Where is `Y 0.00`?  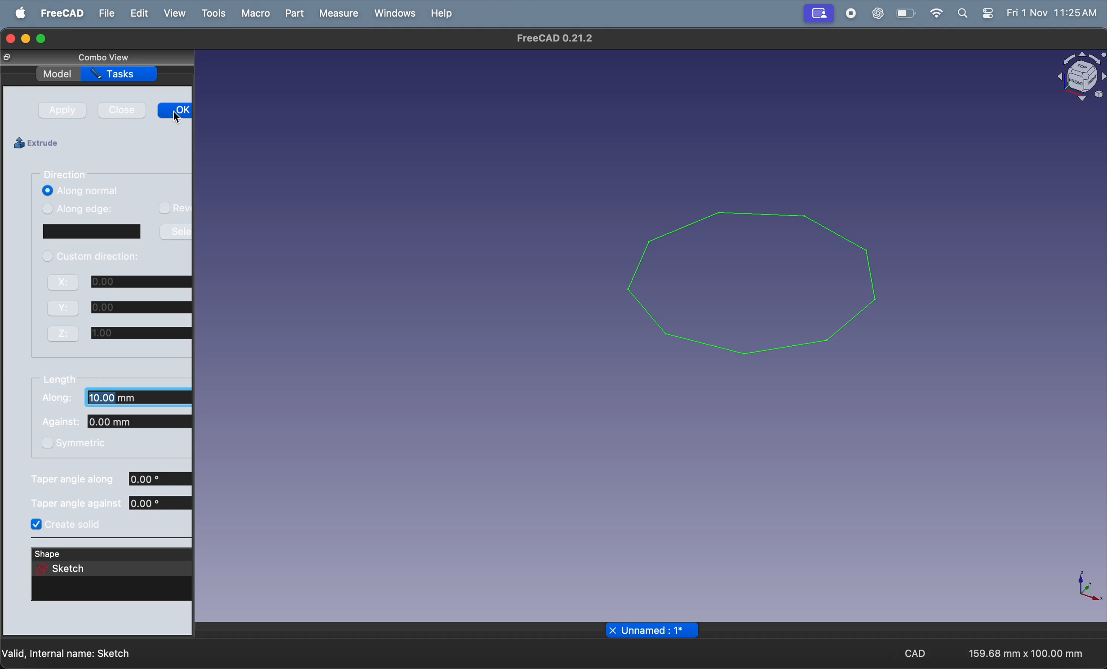 Y 0.00 is located at coordinates (114, 307).